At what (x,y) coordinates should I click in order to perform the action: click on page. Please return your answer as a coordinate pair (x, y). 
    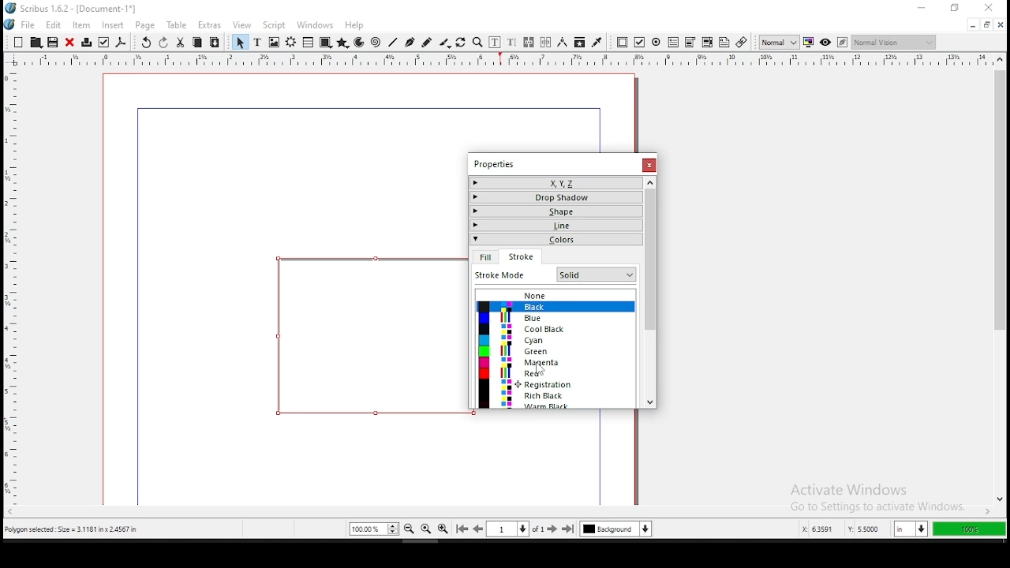
    Looking at the image, I should click on (144, 25).